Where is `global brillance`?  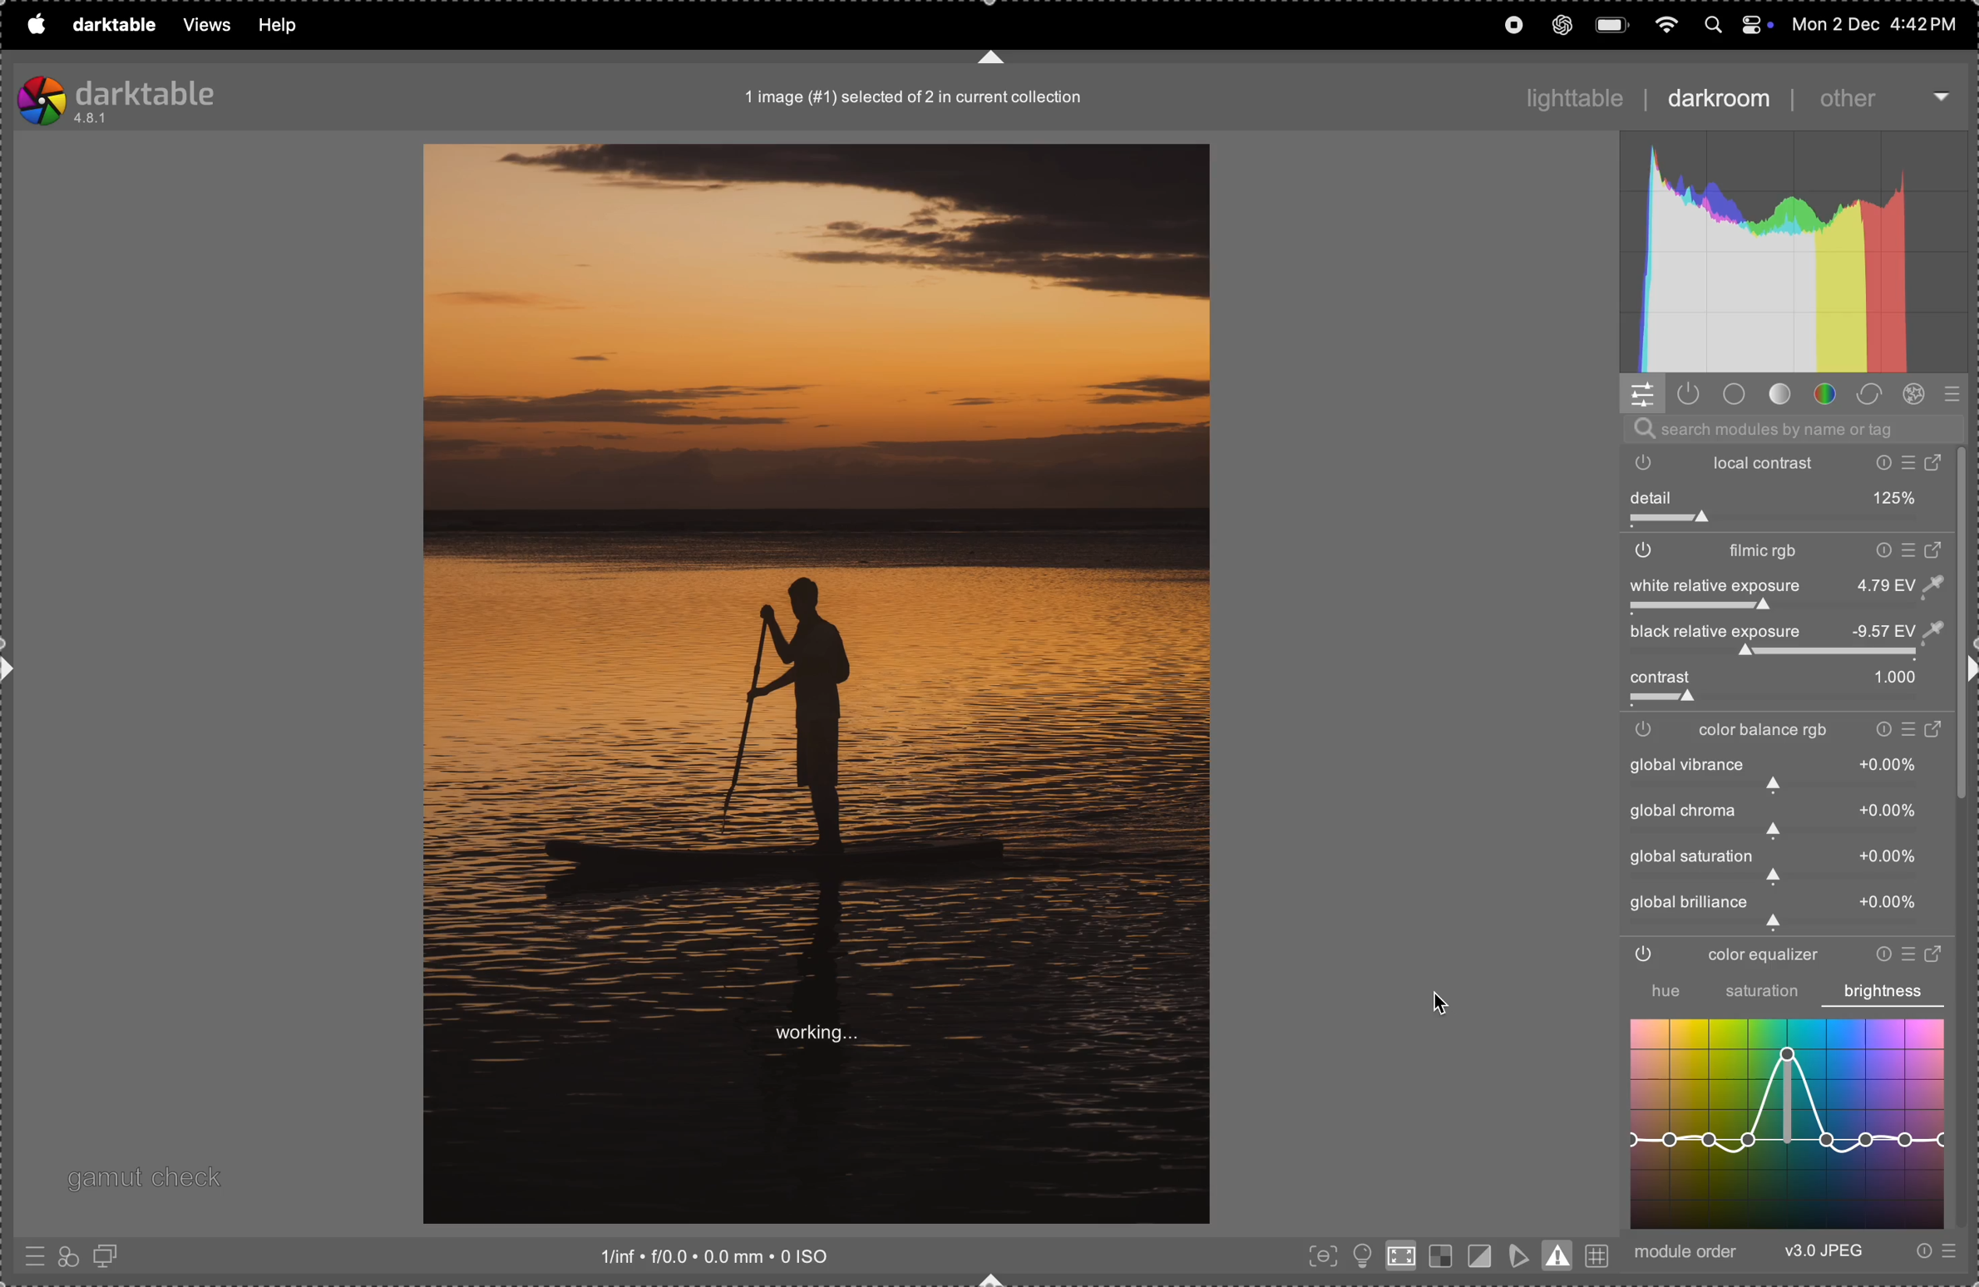
global brillance is located at coordinates (1778, 910).